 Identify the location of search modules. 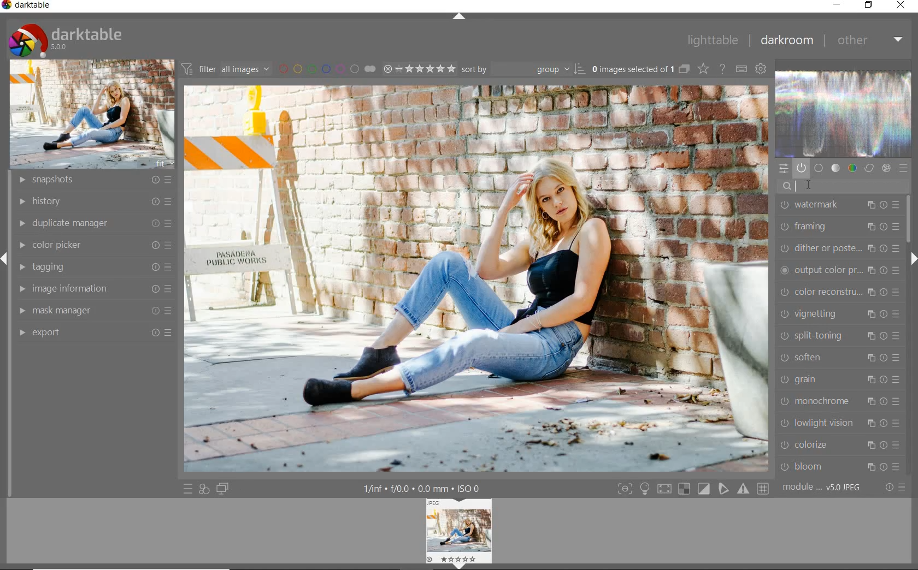
(842, 186).